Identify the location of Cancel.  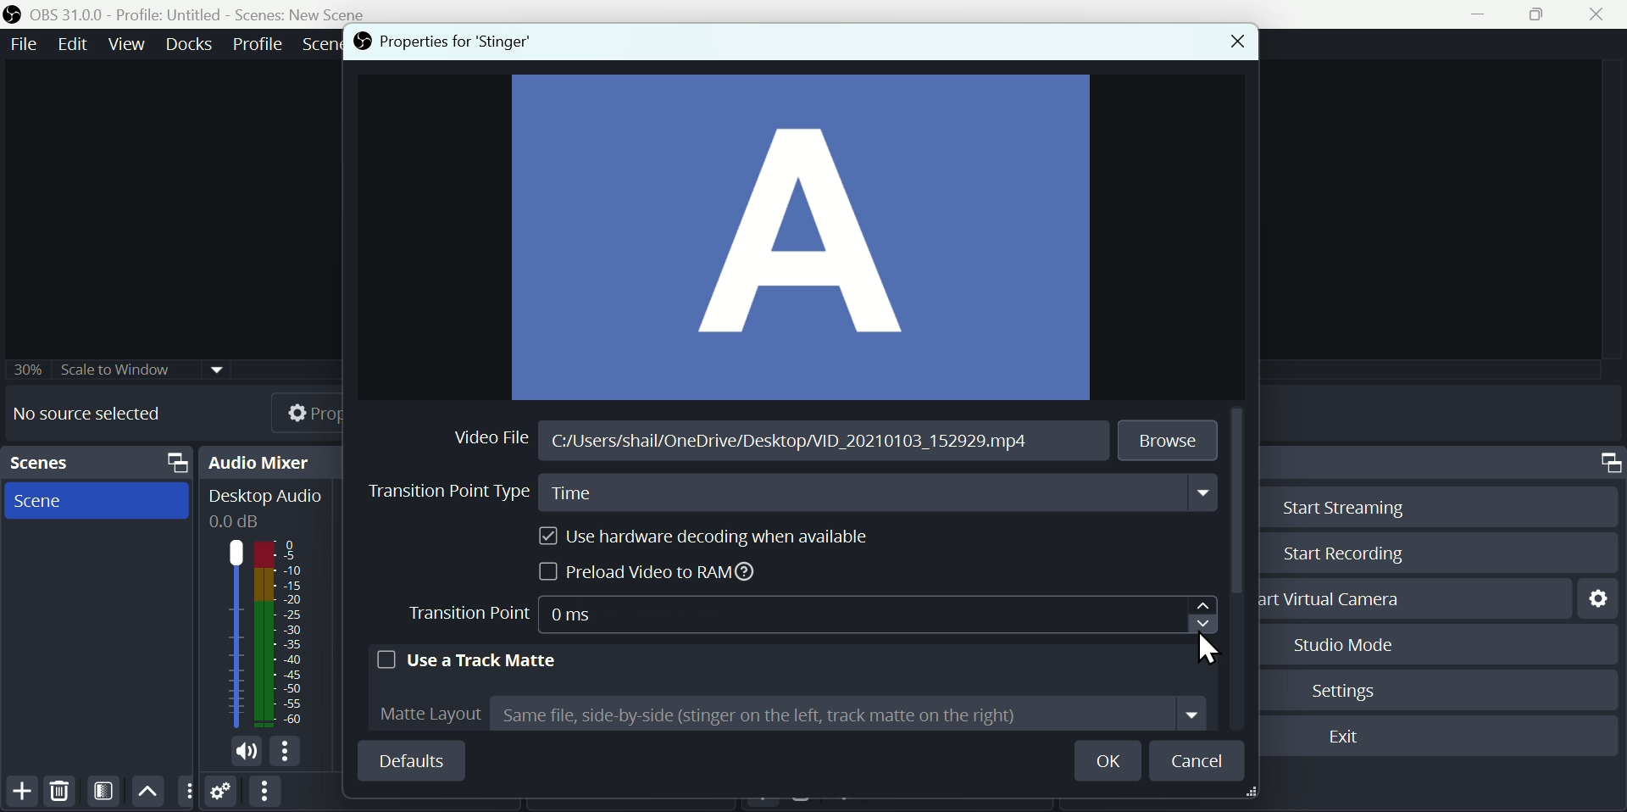
(1199, 760).